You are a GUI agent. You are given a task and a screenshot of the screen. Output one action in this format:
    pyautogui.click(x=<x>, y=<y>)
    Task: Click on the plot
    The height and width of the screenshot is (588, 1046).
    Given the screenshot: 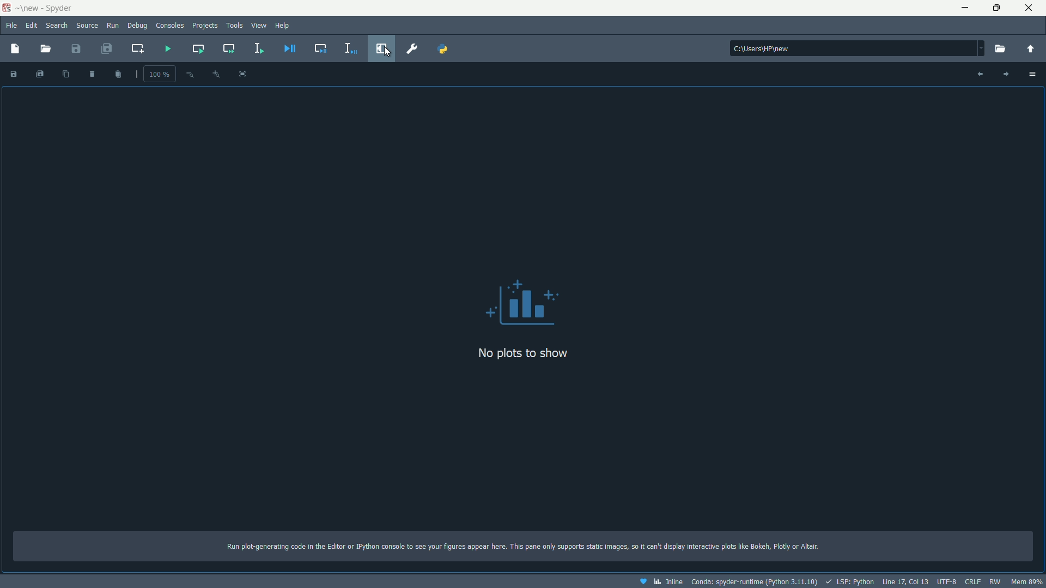 What is the action you would take?
    pyautogui.click(x=524, y=304)
    